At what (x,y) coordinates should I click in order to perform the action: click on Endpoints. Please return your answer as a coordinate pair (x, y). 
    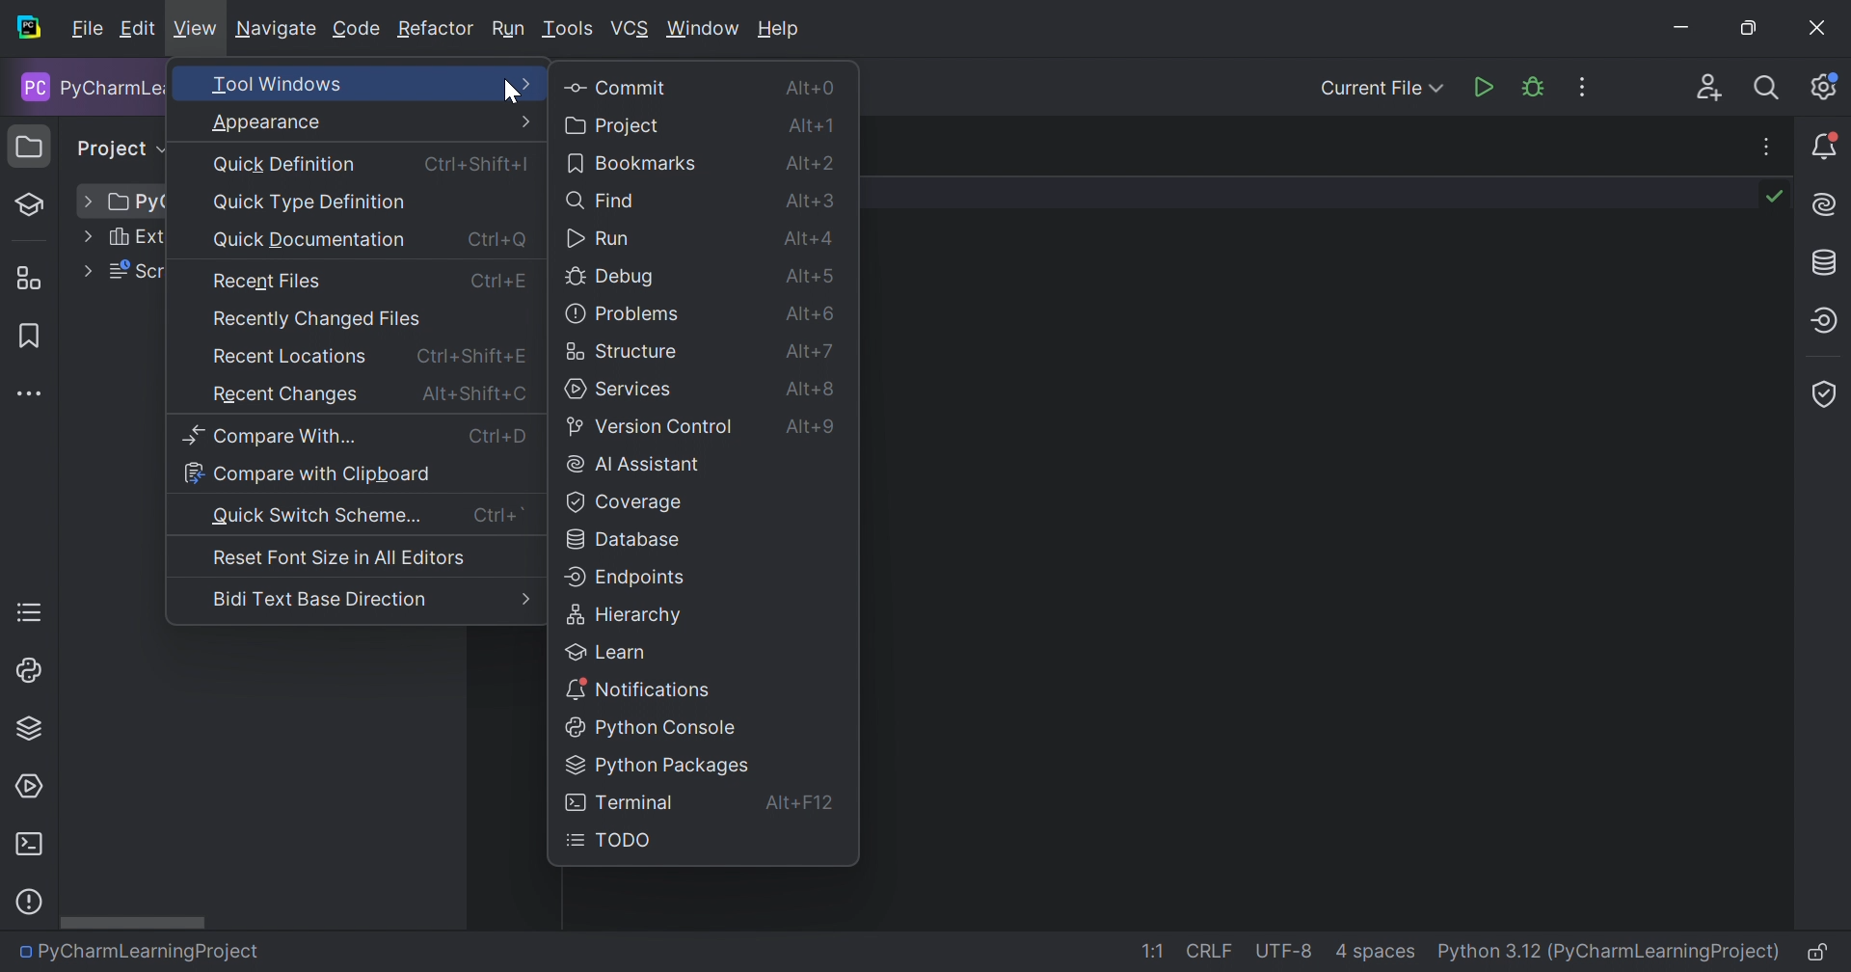
    Looking at the image, I should click on (627, 577).